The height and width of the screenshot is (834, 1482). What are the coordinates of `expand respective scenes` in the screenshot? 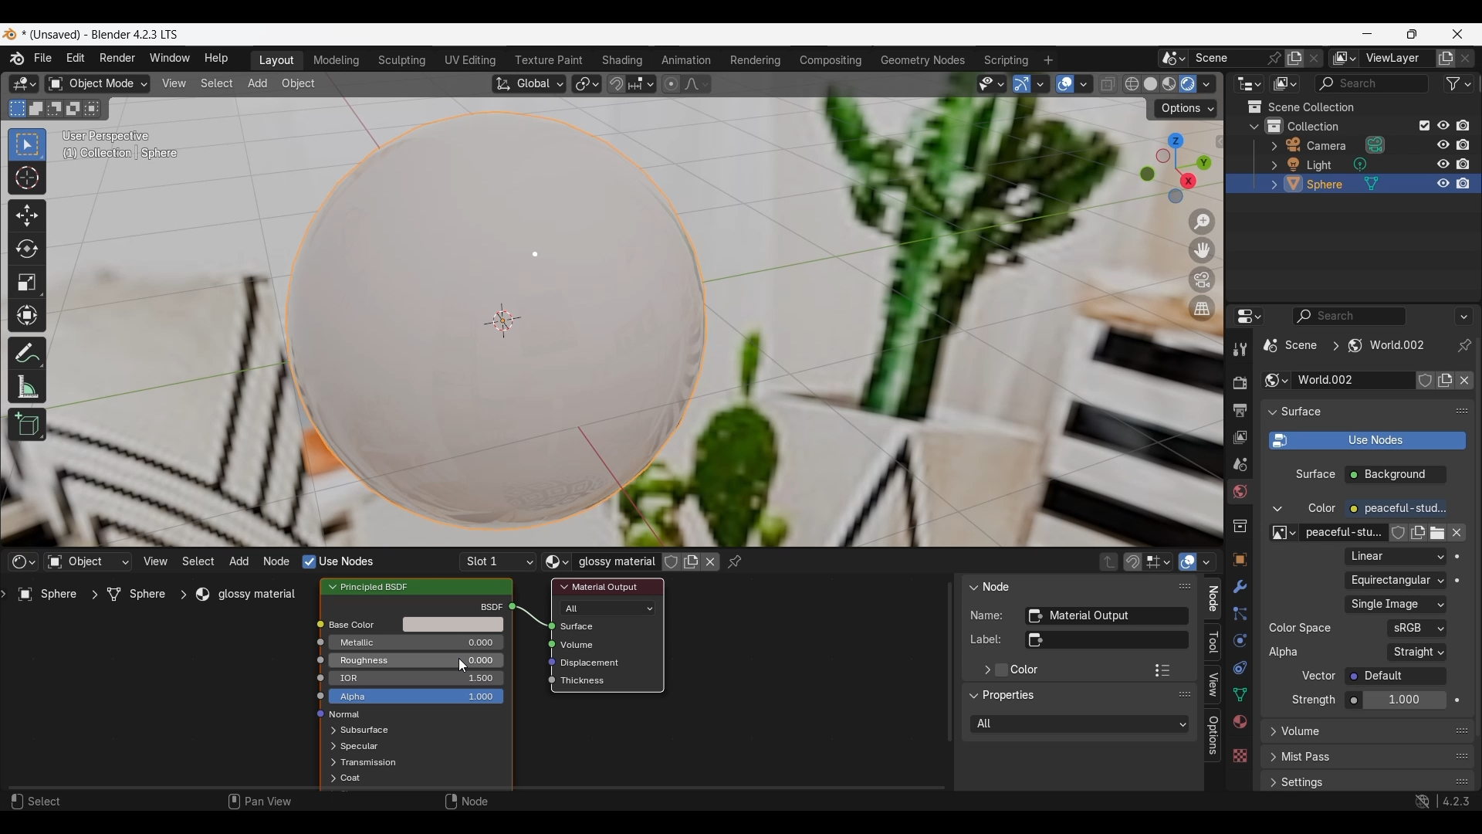 It's located at (330, 763).